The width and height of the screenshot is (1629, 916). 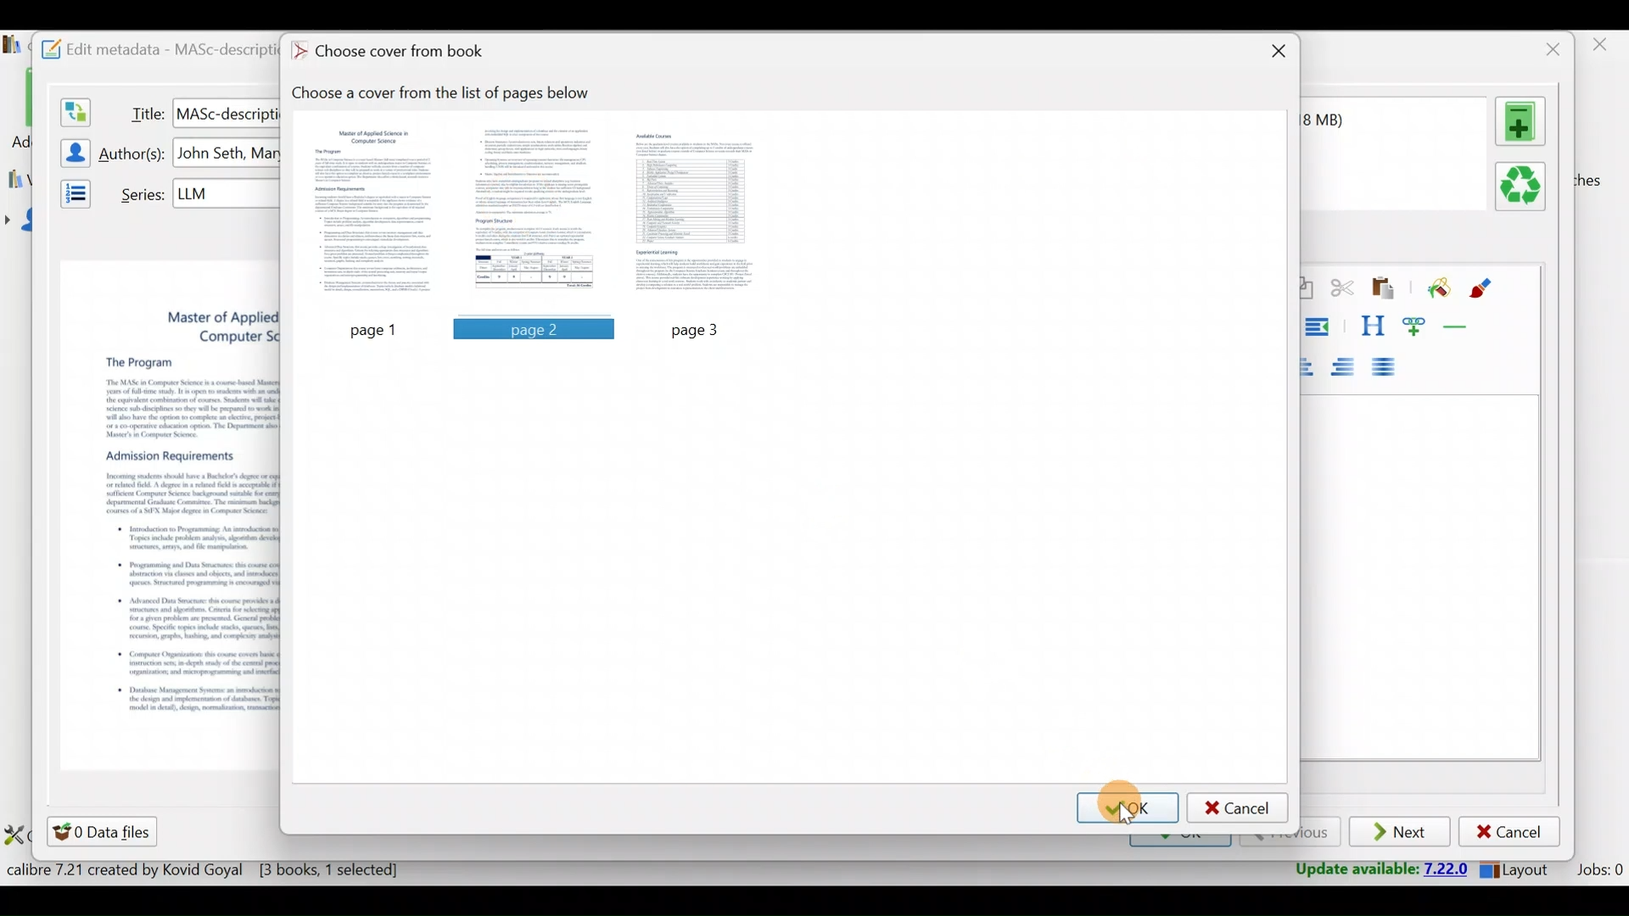 What do you see at coordinates (1342, 291) in the screenshot?
I see `Cut` at bounding box center [1342, 291].